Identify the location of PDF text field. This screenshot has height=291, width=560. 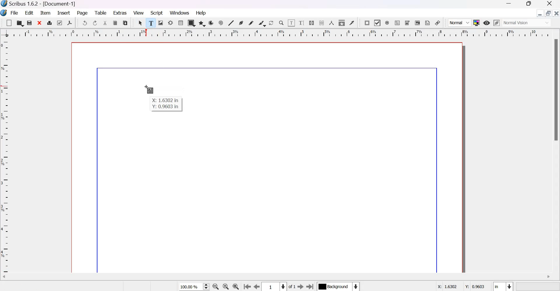
(397, 23).